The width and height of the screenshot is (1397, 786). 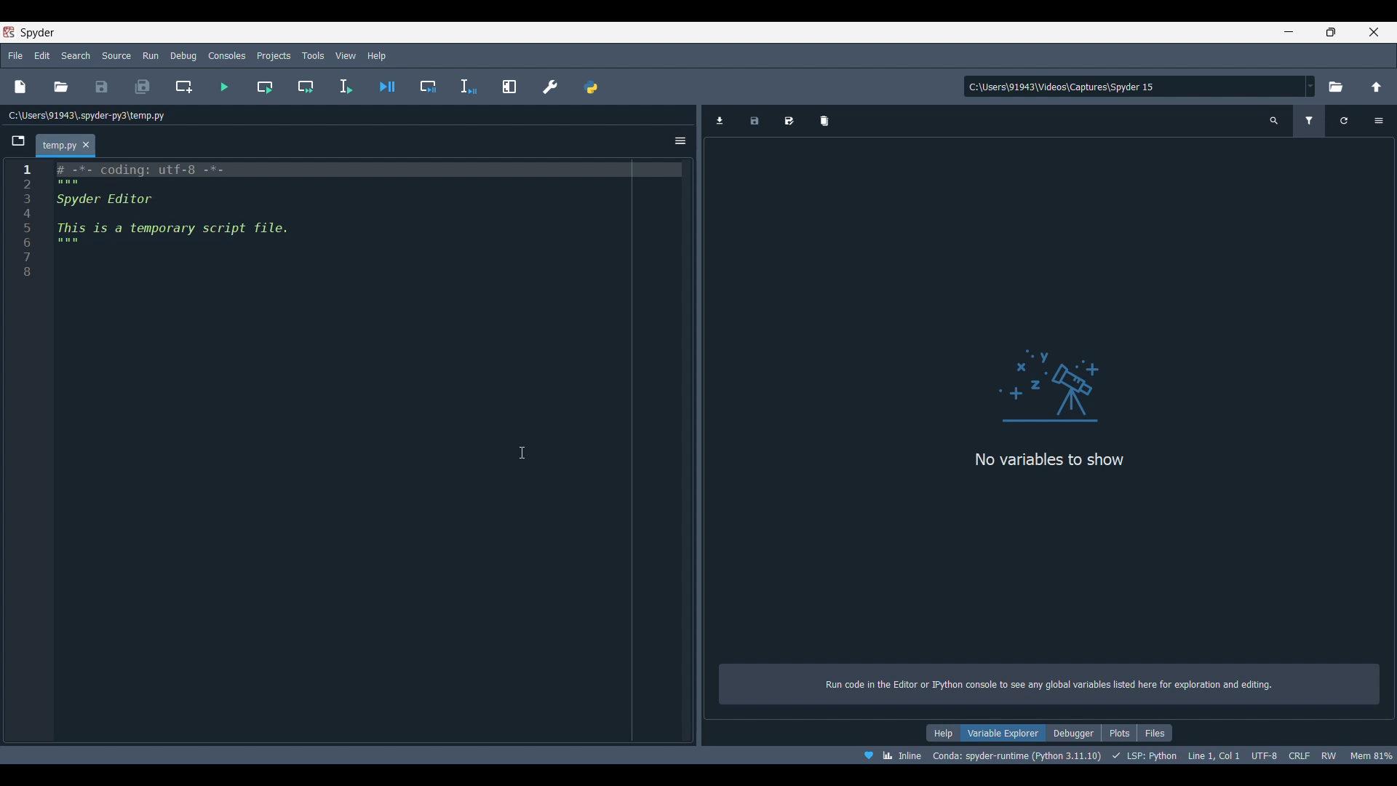 What do you see at coordinates (37, 33) in the screenshot?
I see `Software name` at bounding box center [37, 33].